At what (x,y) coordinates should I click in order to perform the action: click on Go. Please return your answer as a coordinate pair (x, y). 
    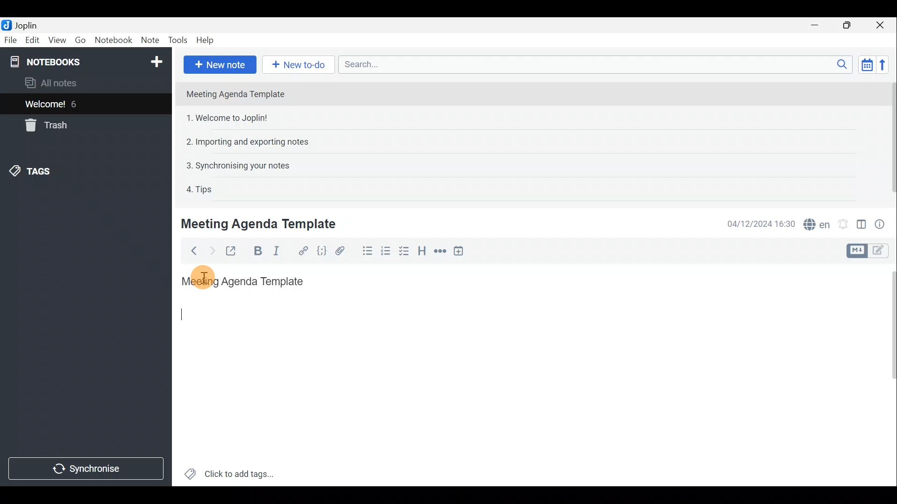
    Looking at the image, I should click on (79, 40).